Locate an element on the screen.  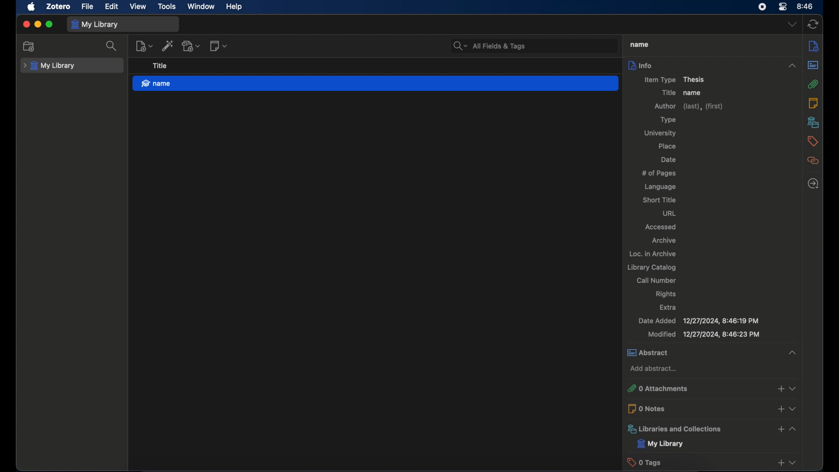
loc. in archive is located at coordinates (652, 254).